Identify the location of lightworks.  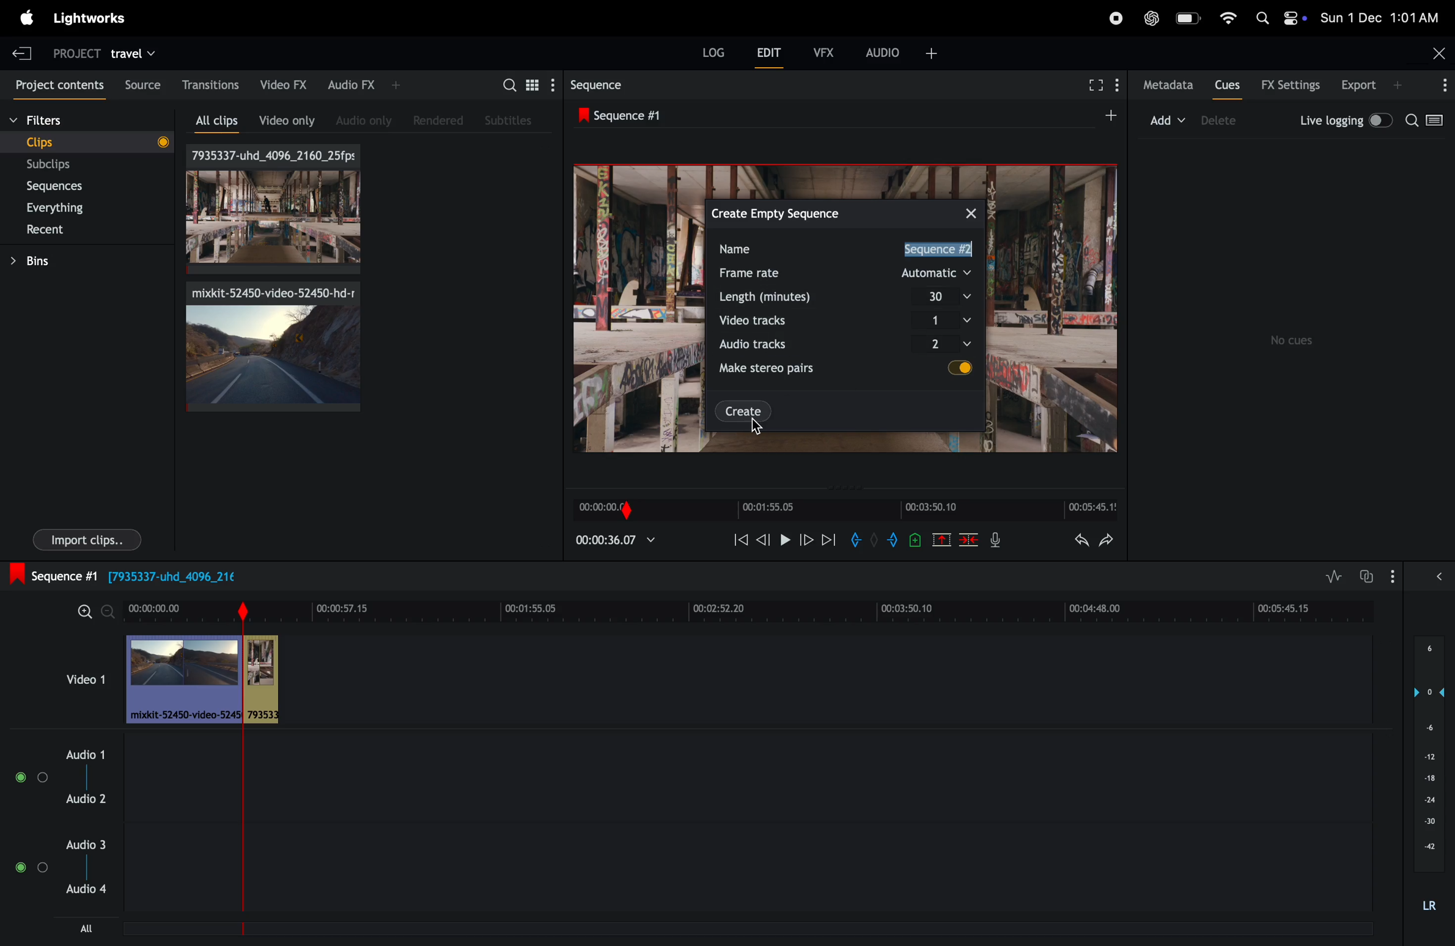
(98, 18).